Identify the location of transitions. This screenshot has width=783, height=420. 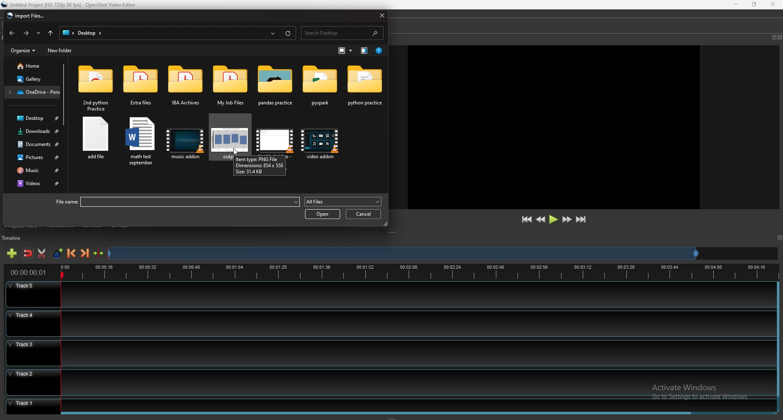
(60, 225).